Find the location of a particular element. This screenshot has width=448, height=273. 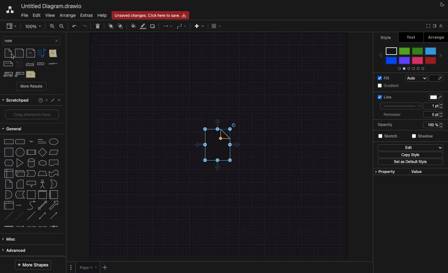

green is located at coordinates (404, 52).